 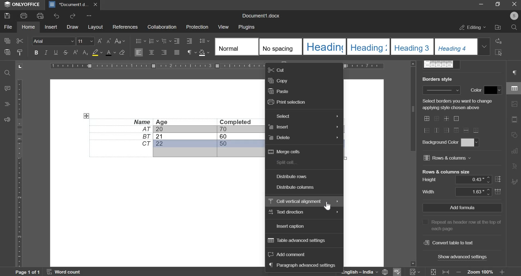 What do you see at coordinates (246, 27) in the screenshot?
I see `plugins` at bounding box center [246, 27].